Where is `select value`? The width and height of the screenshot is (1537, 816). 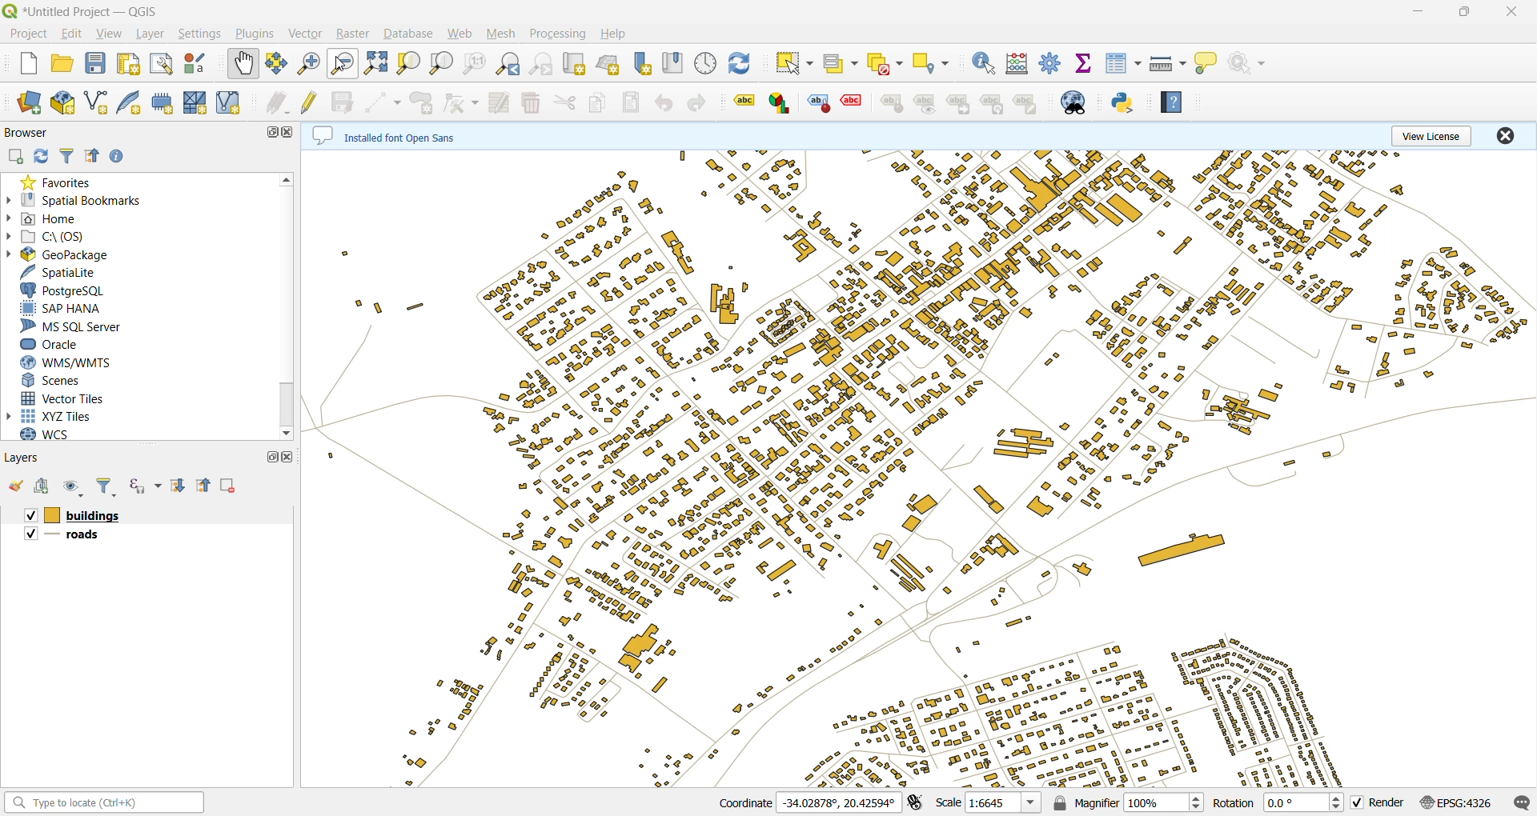
select value is located at coordinates (841, 63).